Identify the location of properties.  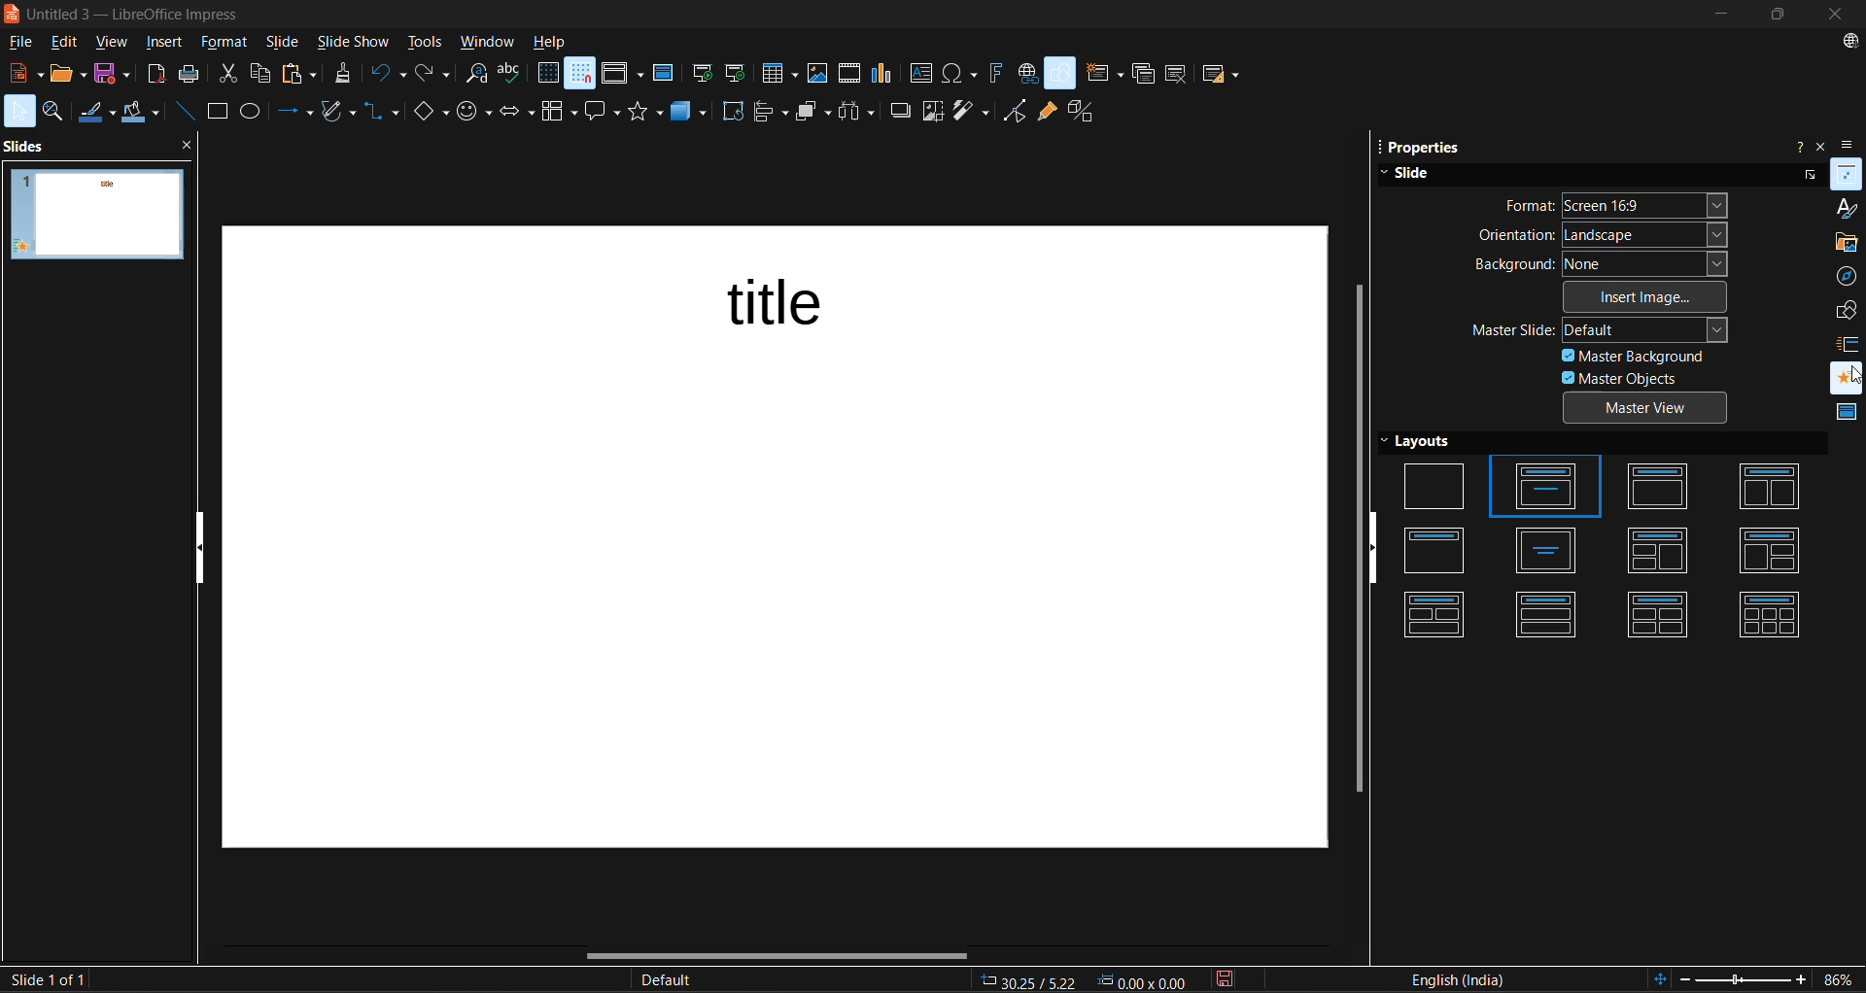
(1848, 173).